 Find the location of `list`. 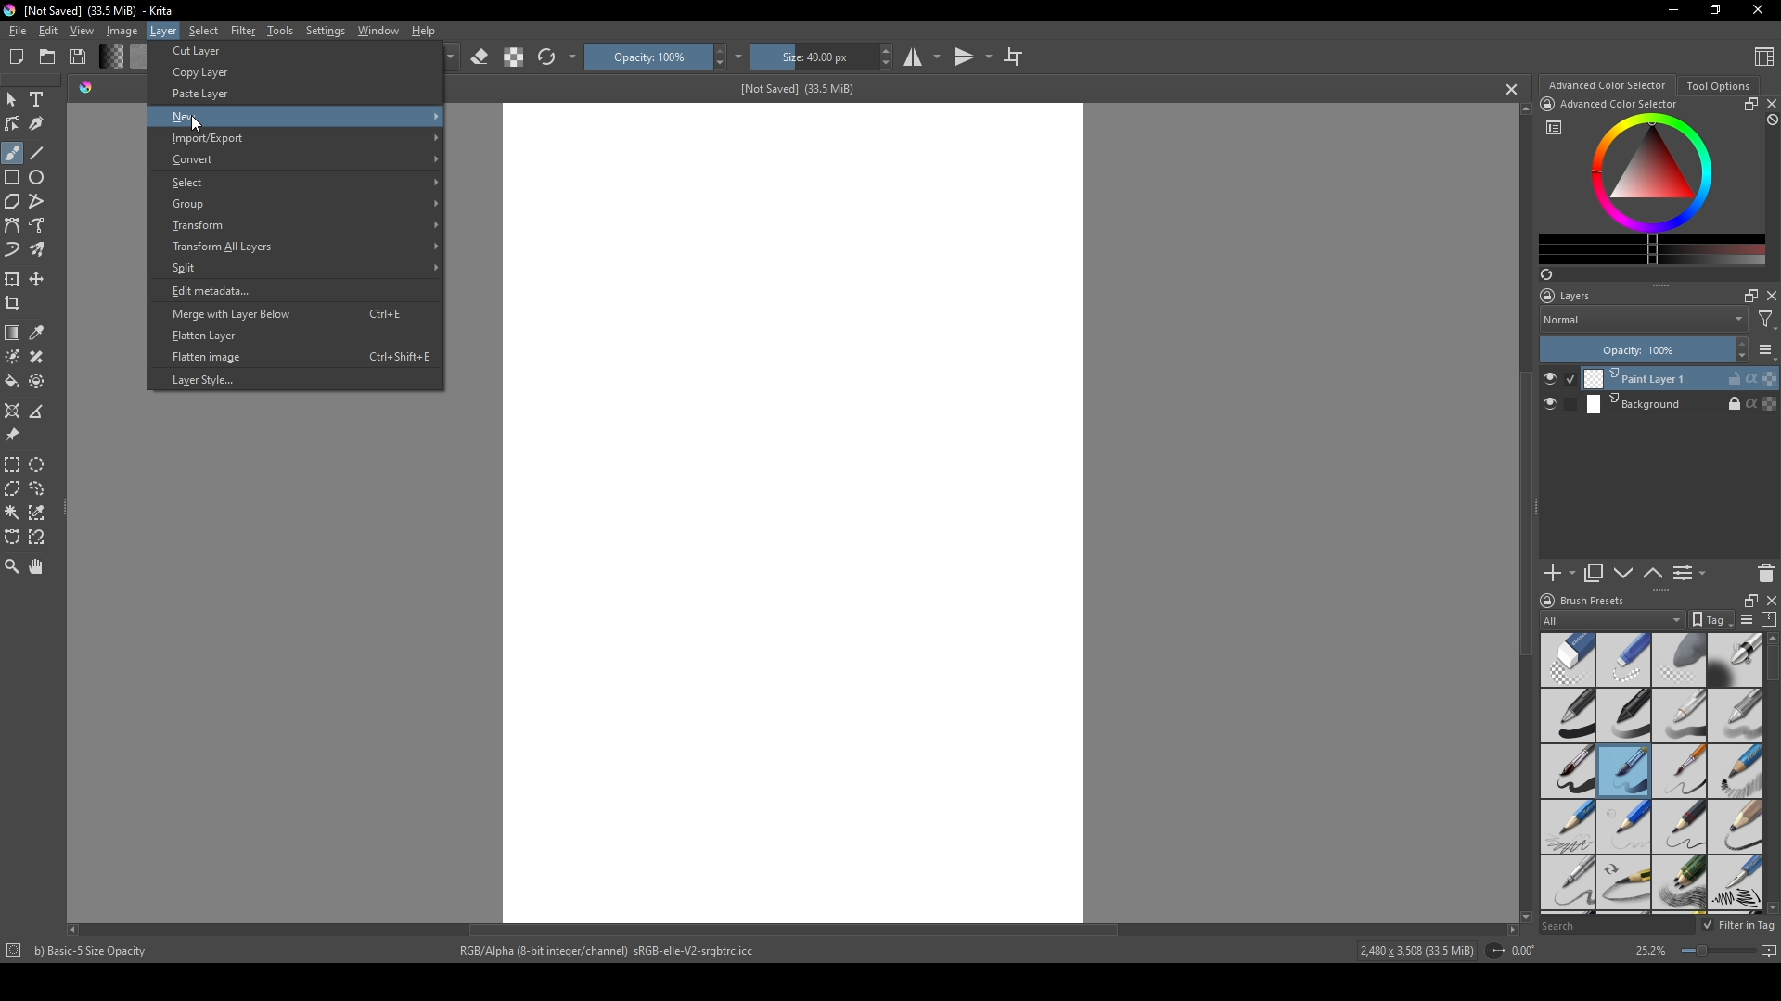

list is located at coordinates (1766, 349).